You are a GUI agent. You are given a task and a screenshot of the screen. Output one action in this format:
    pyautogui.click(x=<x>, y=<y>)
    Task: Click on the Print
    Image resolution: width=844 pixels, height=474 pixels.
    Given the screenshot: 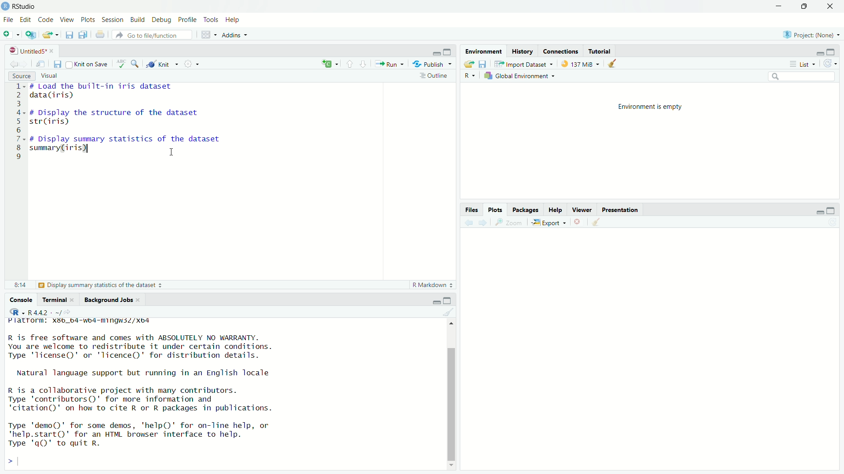 What is the action you would take?
    pyautogui.click(x=100, y=34)
    